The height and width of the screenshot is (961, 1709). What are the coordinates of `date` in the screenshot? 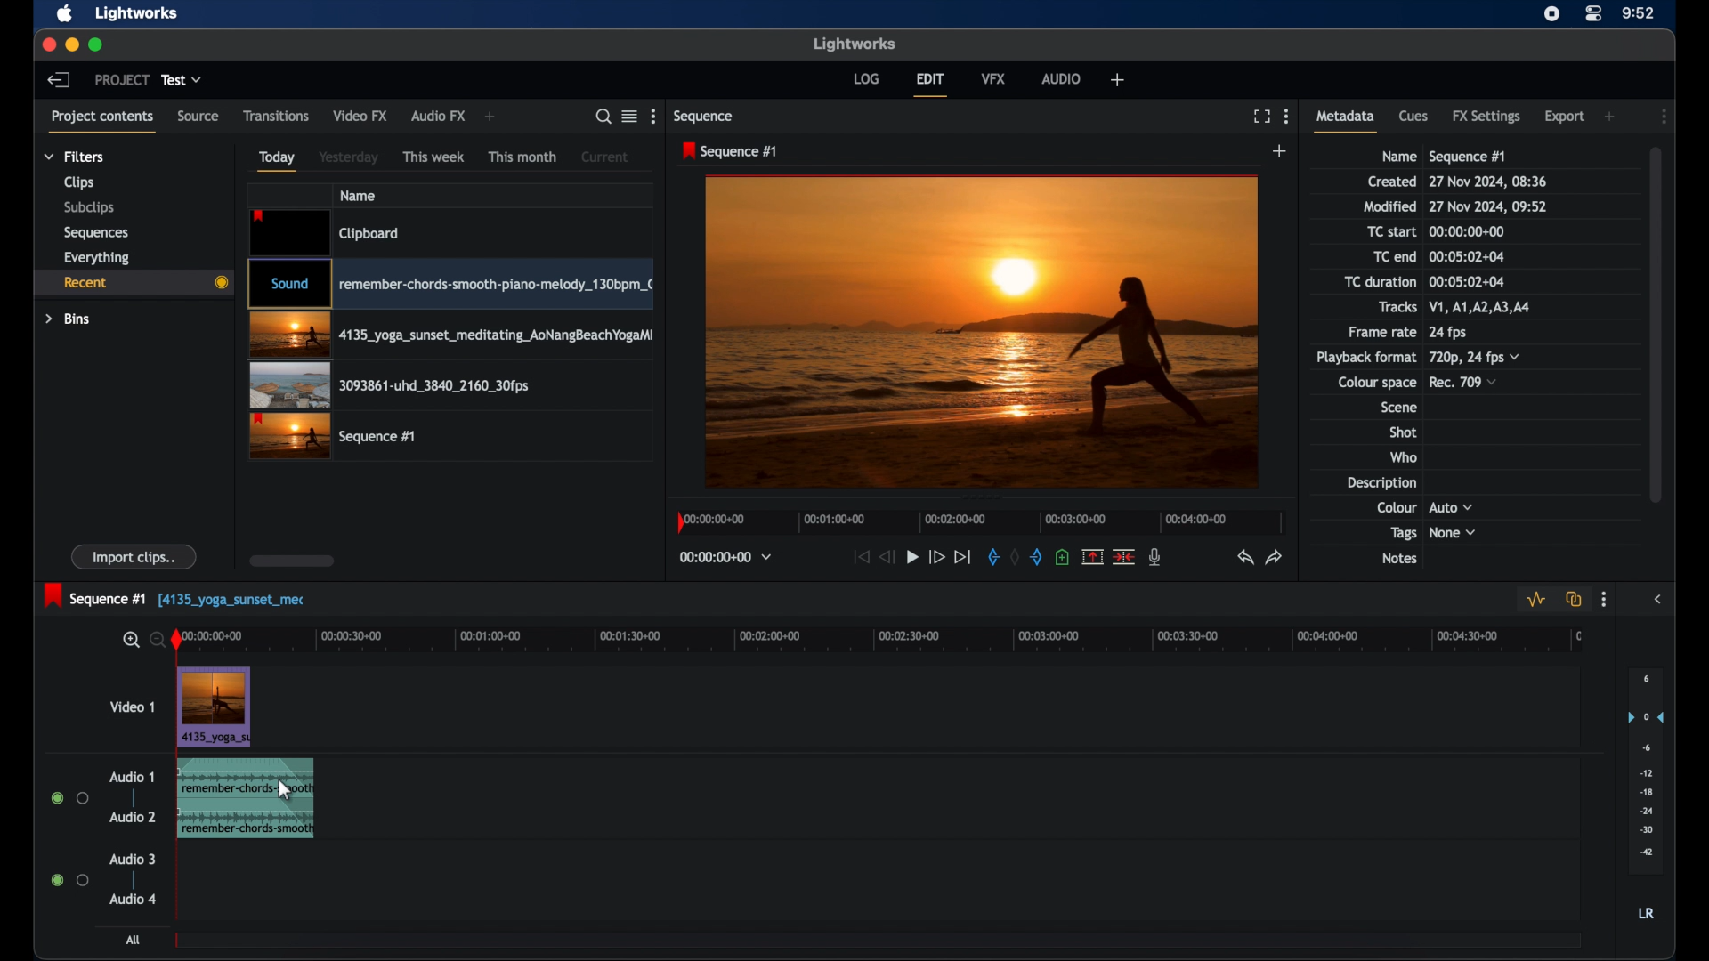 It's located at (1489, 182).